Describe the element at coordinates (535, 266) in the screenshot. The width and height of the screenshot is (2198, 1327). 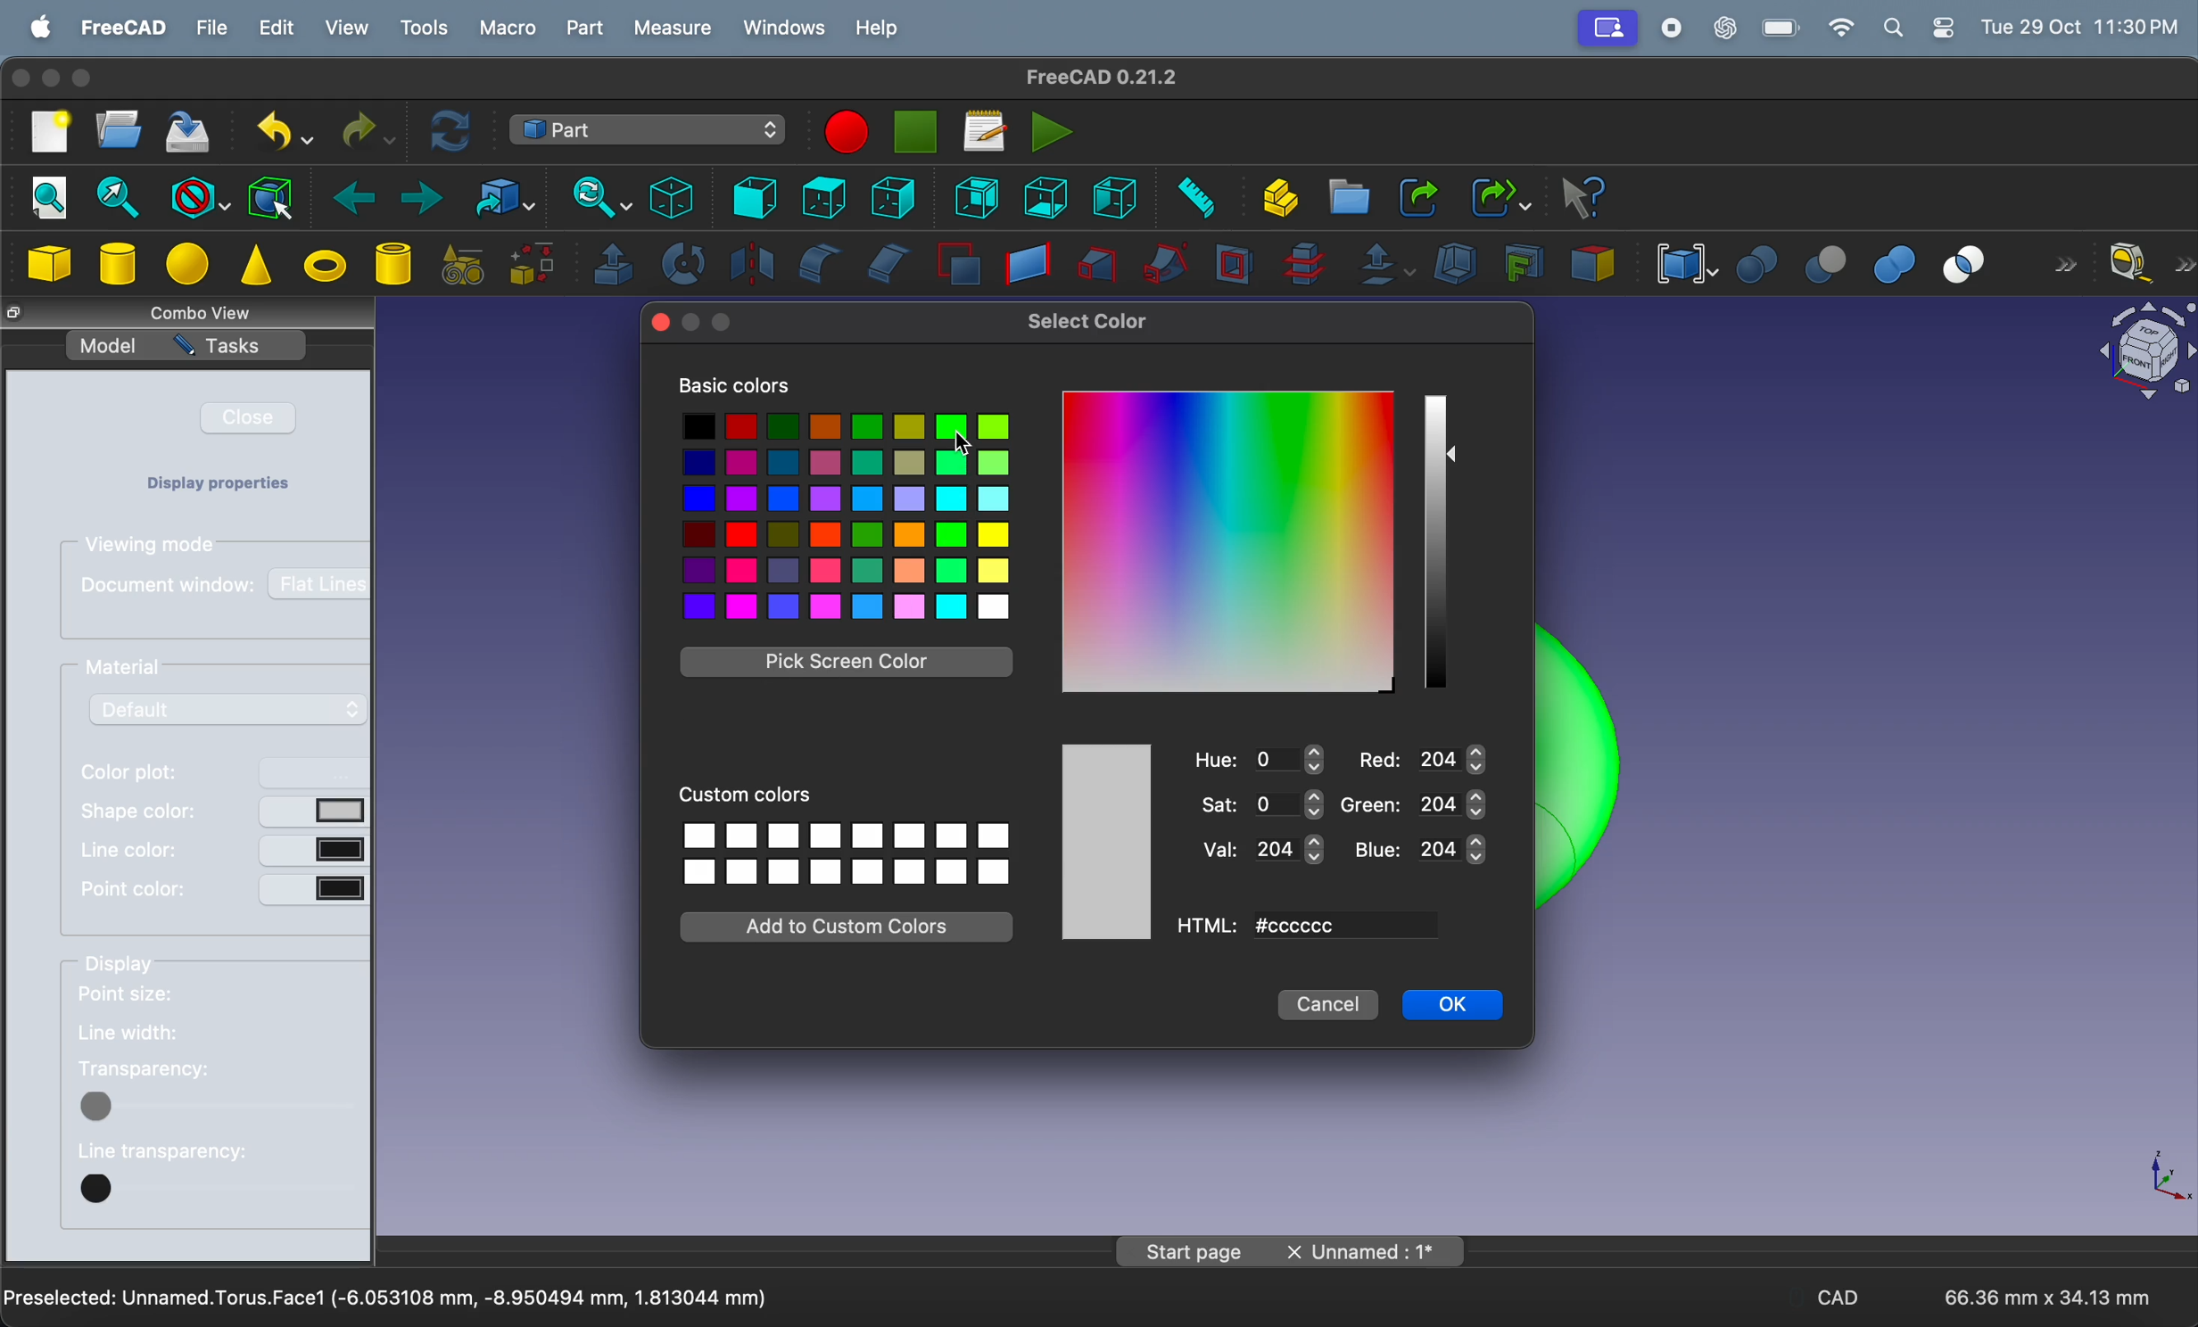
I see `shape builder` at that location.